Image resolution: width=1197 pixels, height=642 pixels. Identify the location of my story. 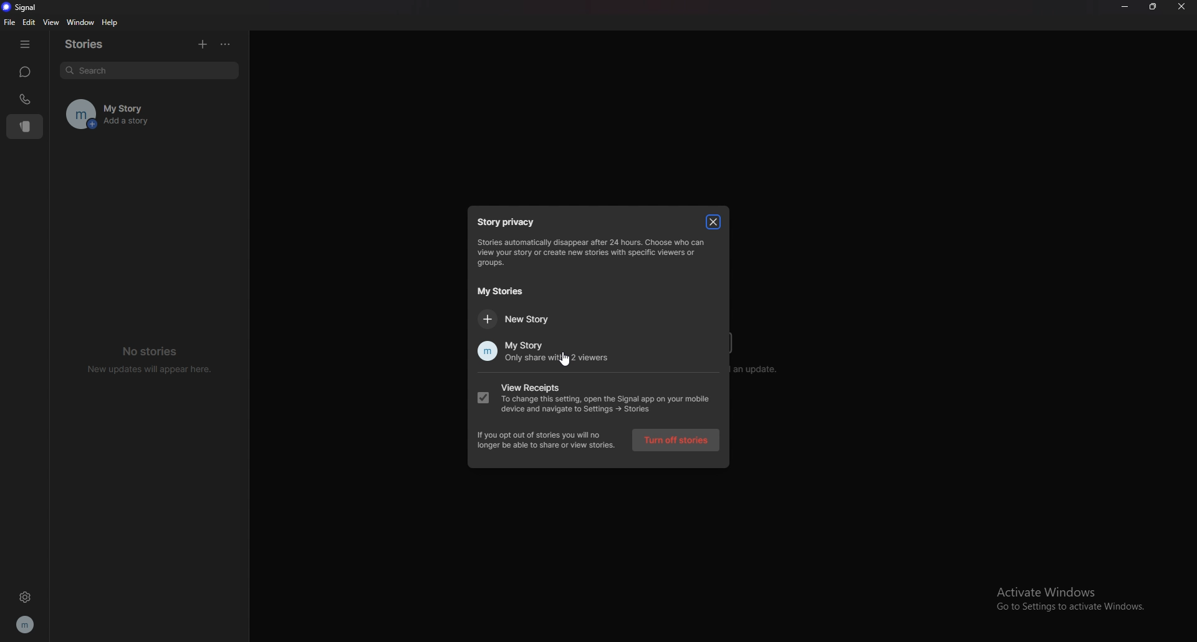
(166, 105).